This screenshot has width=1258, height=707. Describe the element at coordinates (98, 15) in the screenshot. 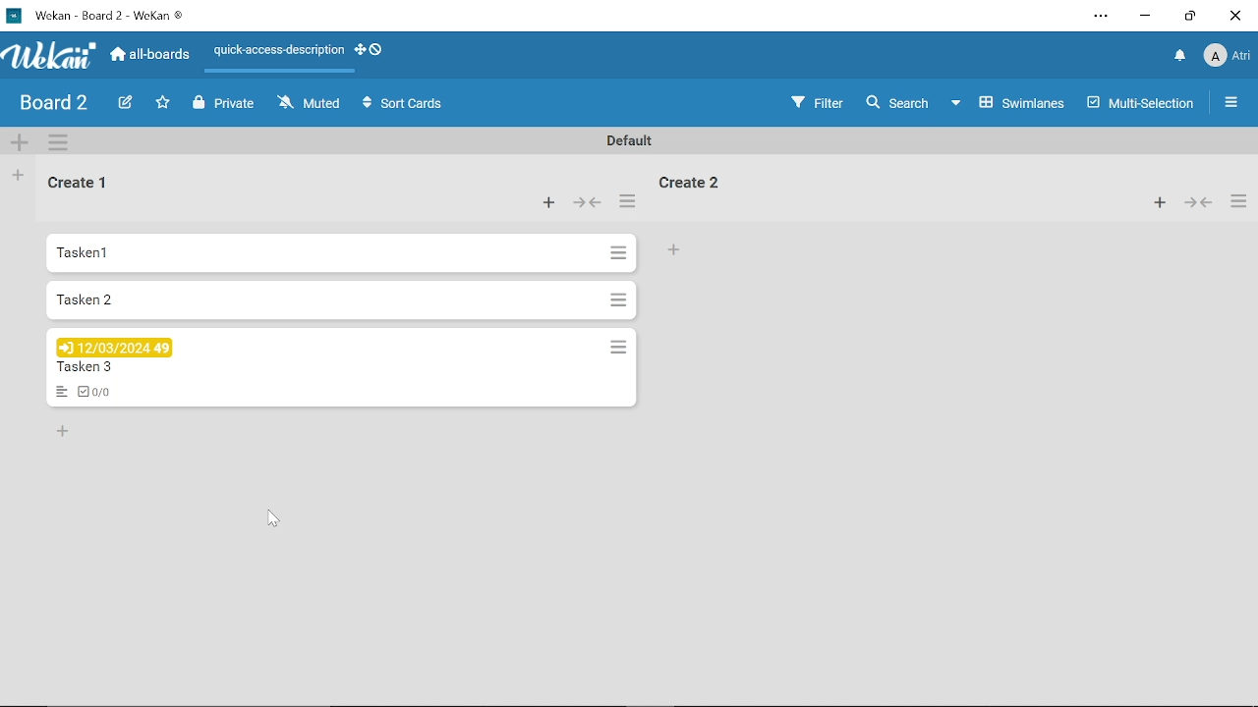

I see `Wekan - Board 2 -WeKan` at that location.